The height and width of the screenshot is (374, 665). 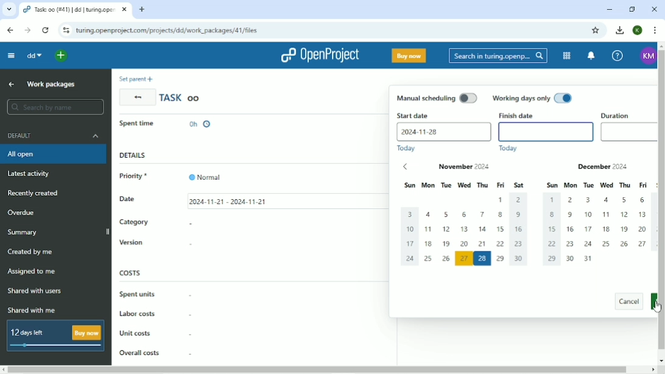 What do you see at coordinates (240, 200) in the screenshot?
I see `2024-11-21 - 2024-11-21` at bounding box center [240, 200].